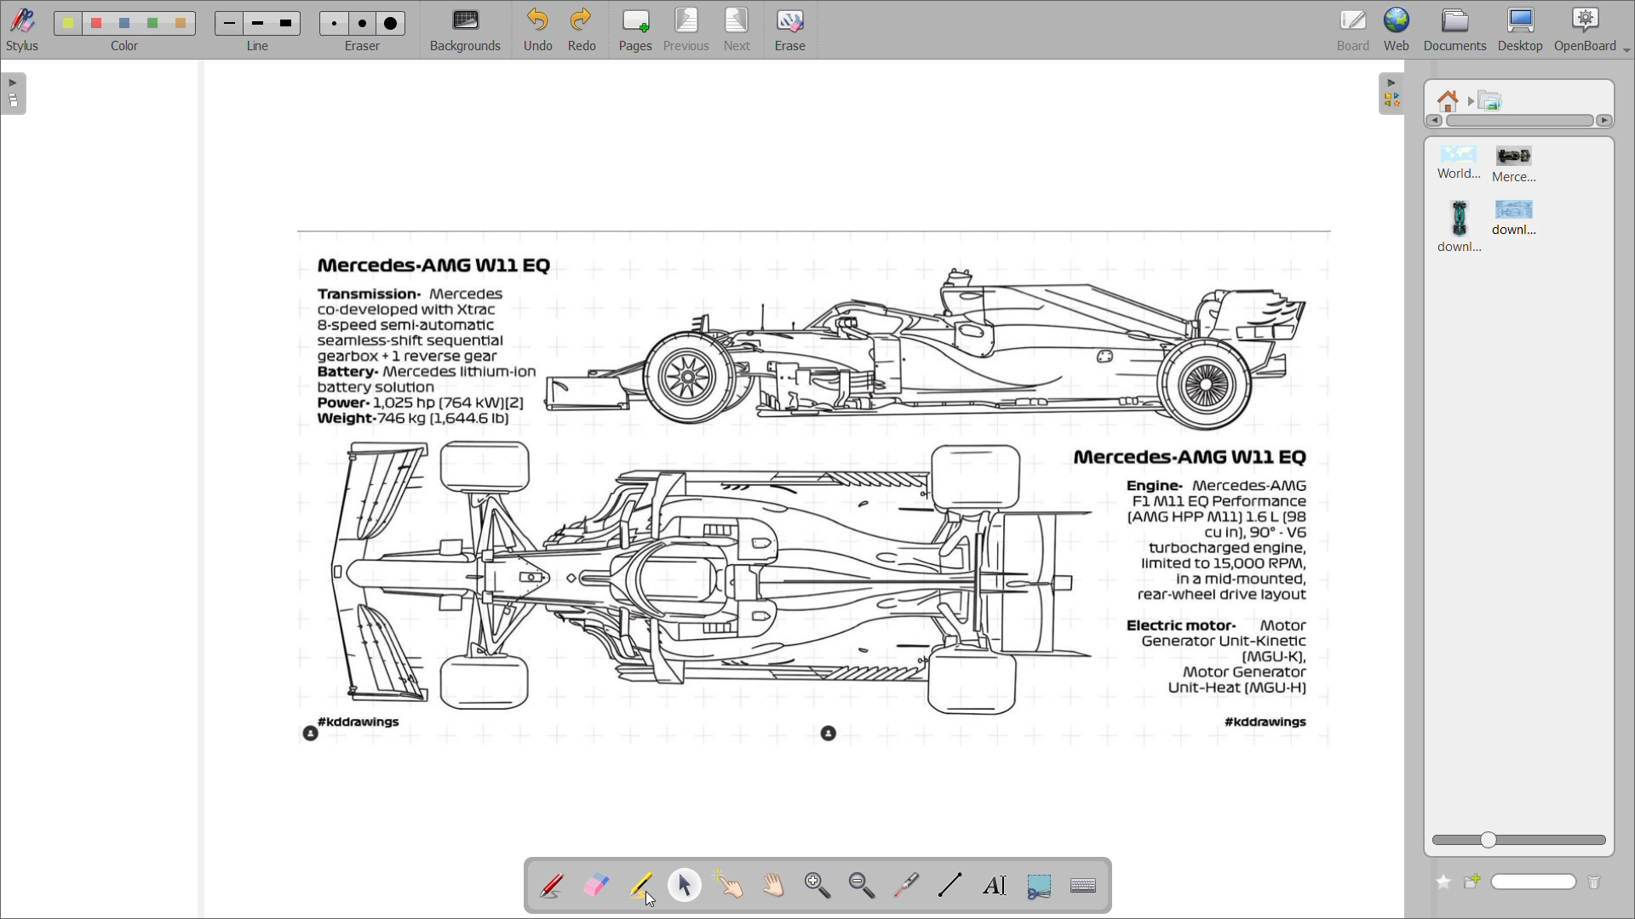  What do you see at coordinates (153, 25) in the screenshot?
I see `color 4` at bounding box center [153, 25].